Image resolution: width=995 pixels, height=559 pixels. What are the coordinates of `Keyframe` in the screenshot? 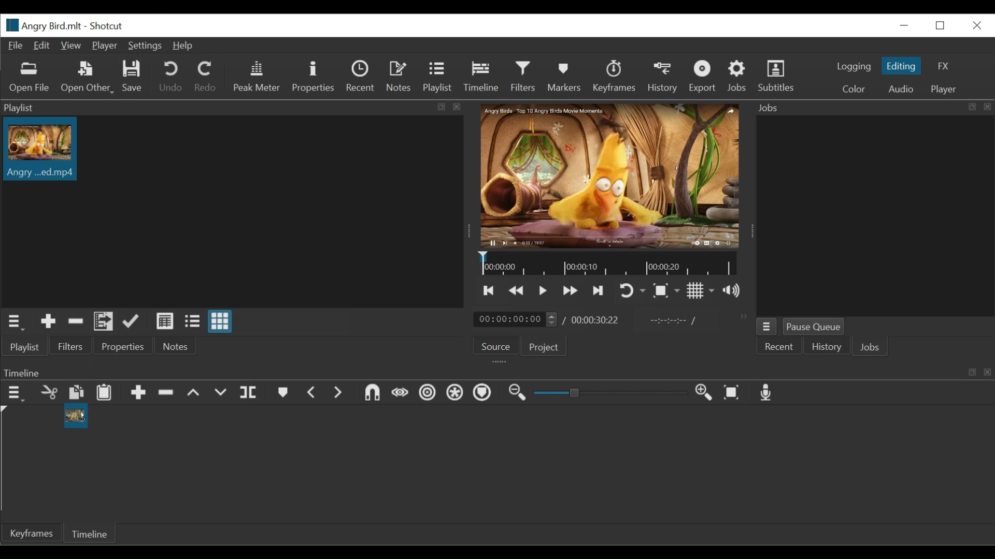 It's located at (29, 534).